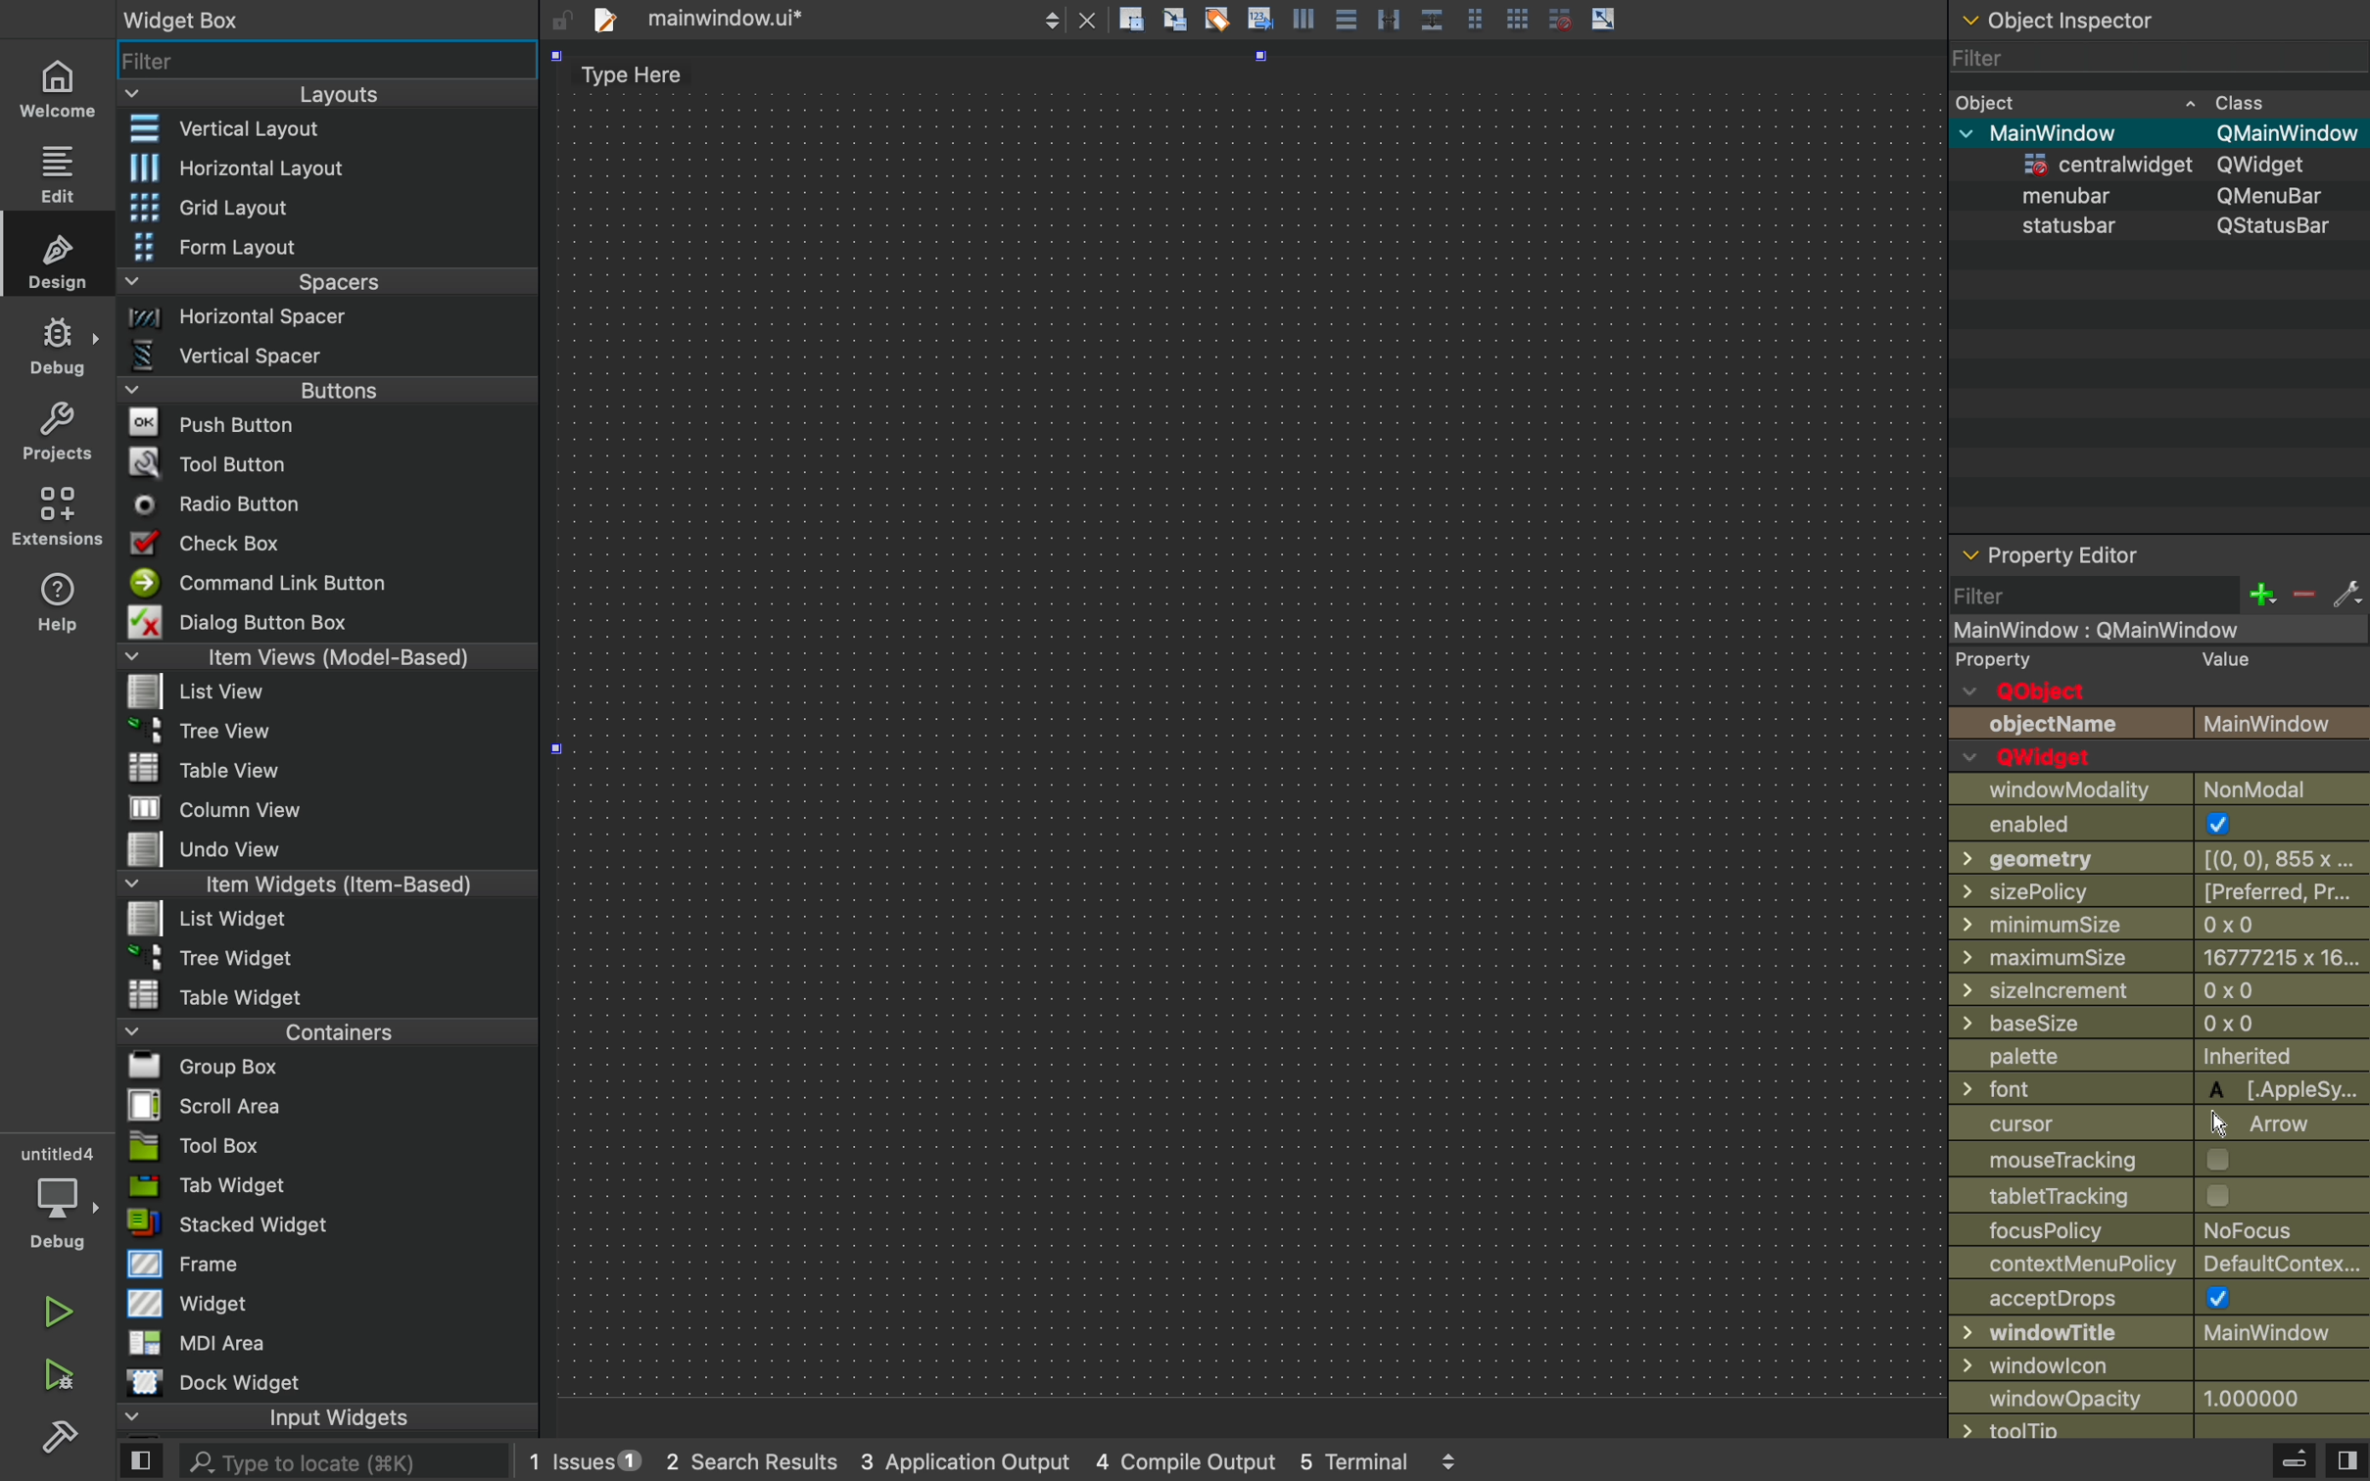 The height and width of the screenshot is (1481, 2370). I want to click on MDI area, so click(329, 1340).